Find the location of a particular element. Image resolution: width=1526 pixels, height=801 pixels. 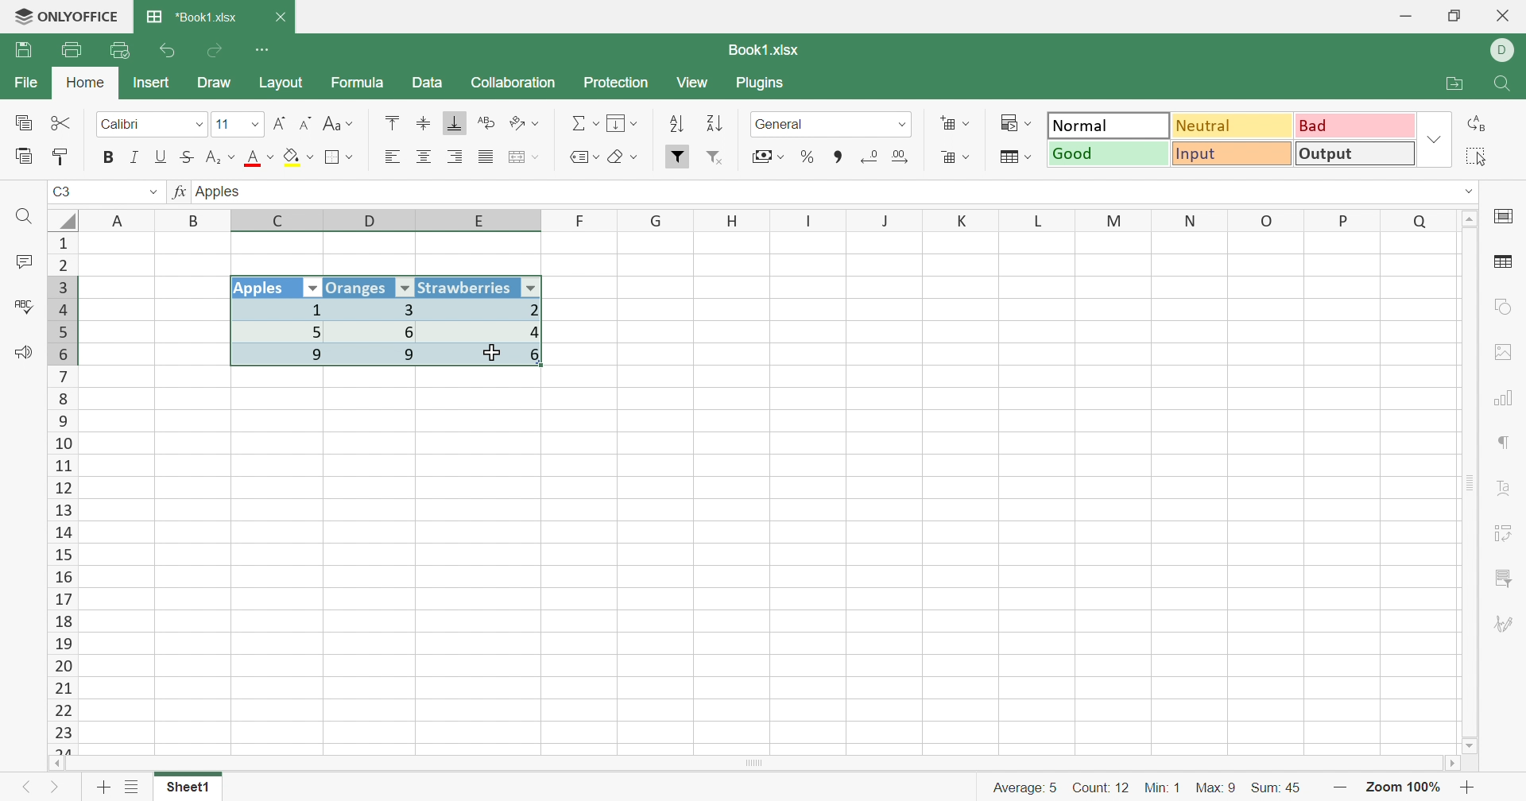

Open file location is located at coordinates (1458, 84).